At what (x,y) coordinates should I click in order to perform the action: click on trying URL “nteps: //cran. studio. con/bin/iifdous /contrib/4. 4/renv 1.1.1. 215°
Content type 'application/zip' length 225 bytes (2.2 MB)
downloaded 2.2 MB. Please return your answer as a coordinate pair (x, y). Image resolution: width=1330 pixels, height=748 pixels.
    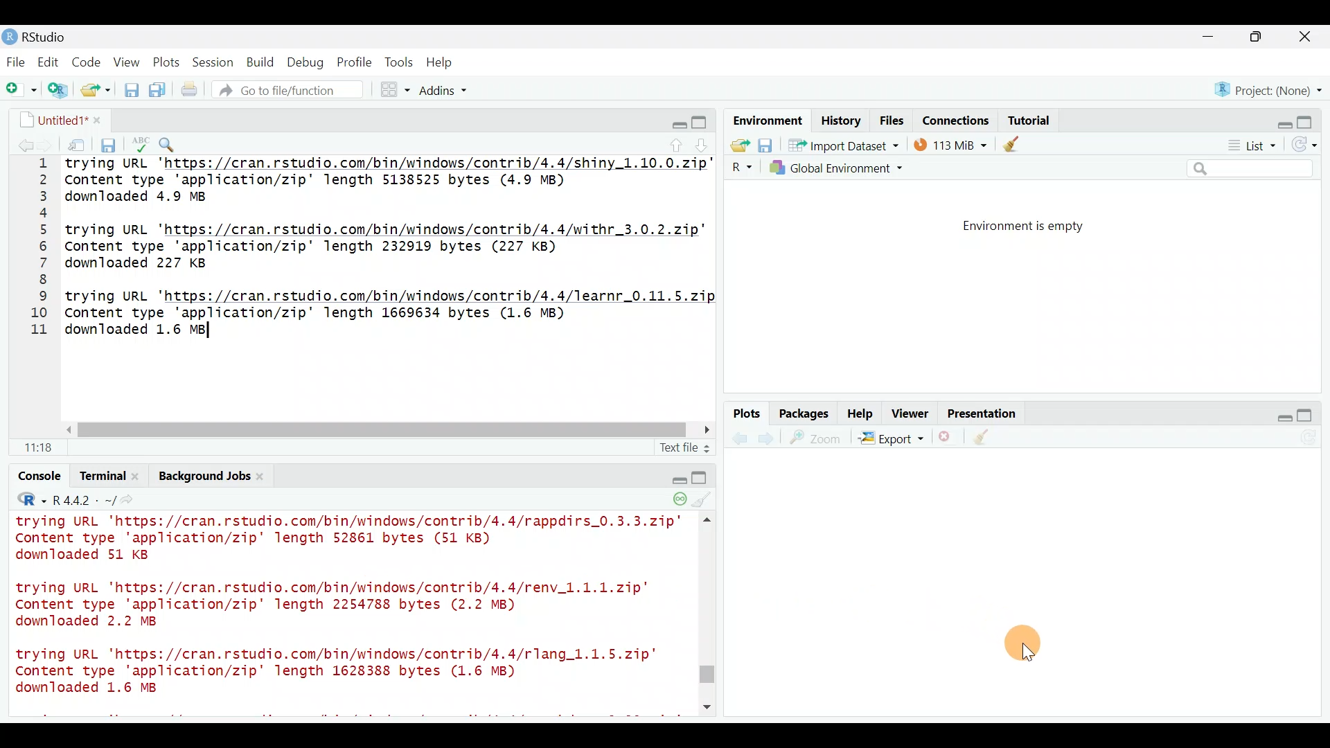
    Looking at the image, I should click on (339, 602).